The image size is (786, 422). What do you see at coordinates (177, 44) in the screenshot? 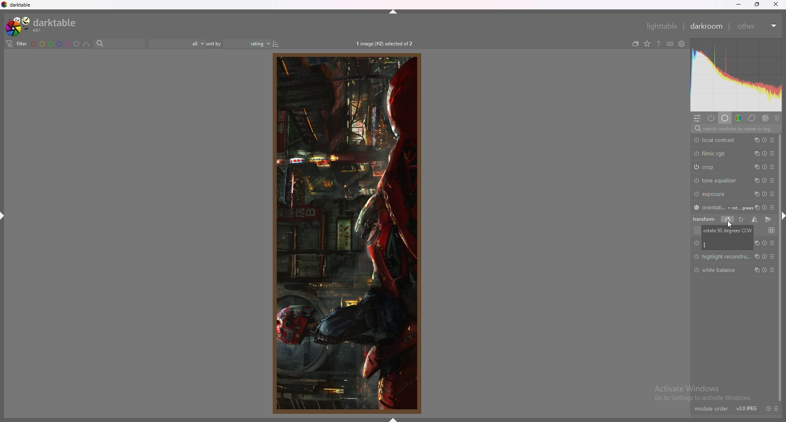
I see `filter by images rating` at bounding box center [177, 44].